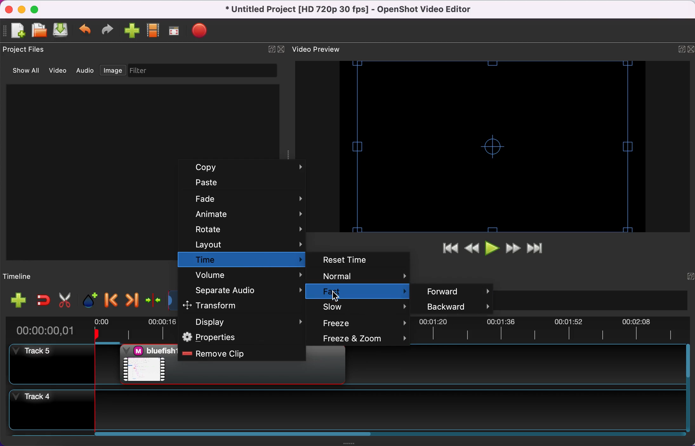  I want to click on display, so click(243, 322).